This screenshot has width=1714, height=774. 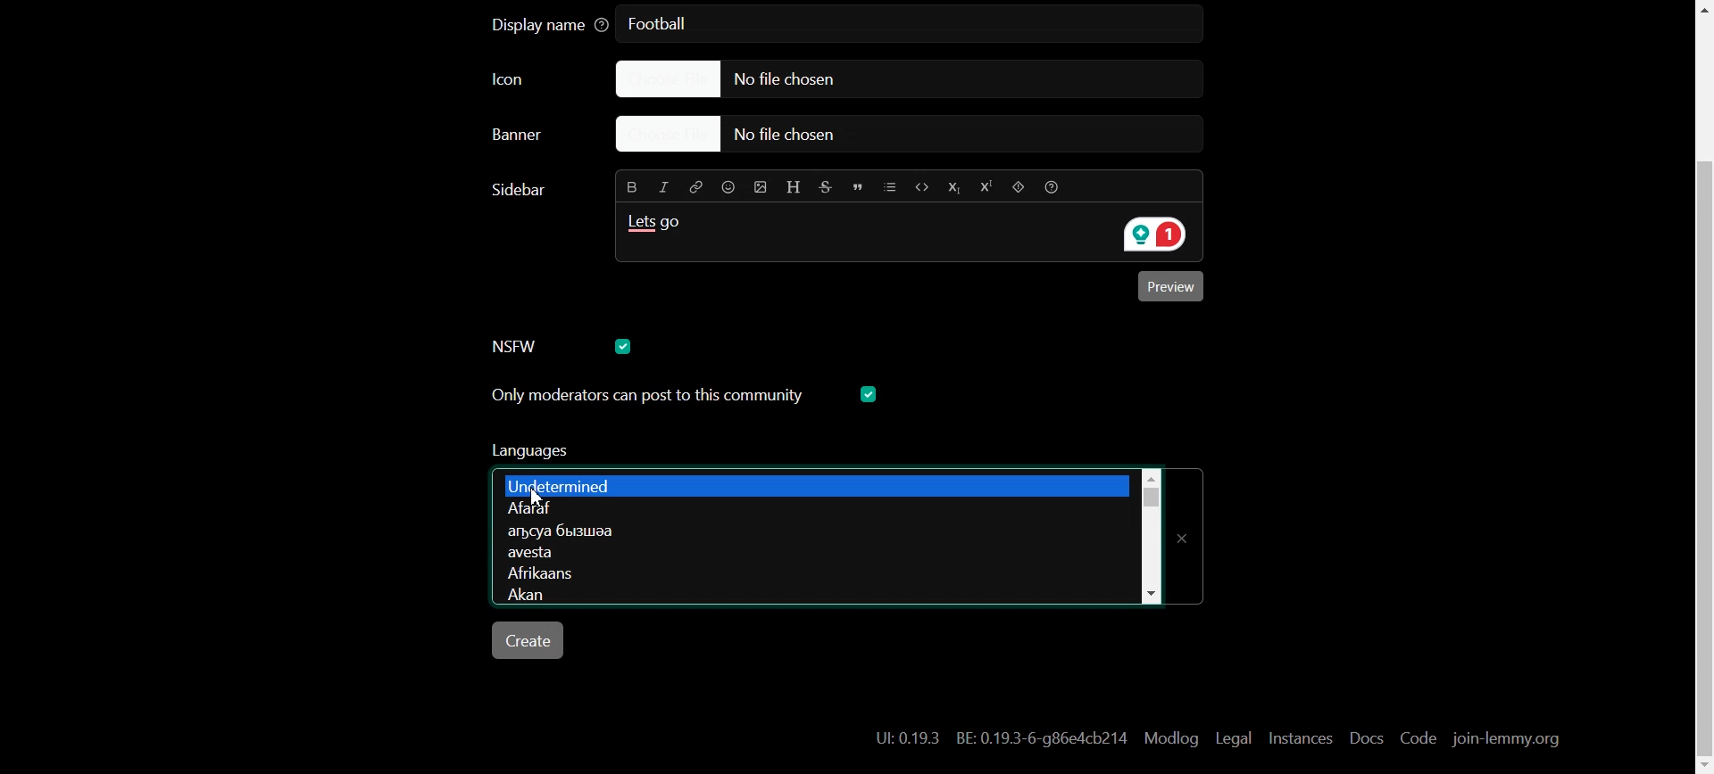 I want to click on Docs, so click(x=1364, y=738).